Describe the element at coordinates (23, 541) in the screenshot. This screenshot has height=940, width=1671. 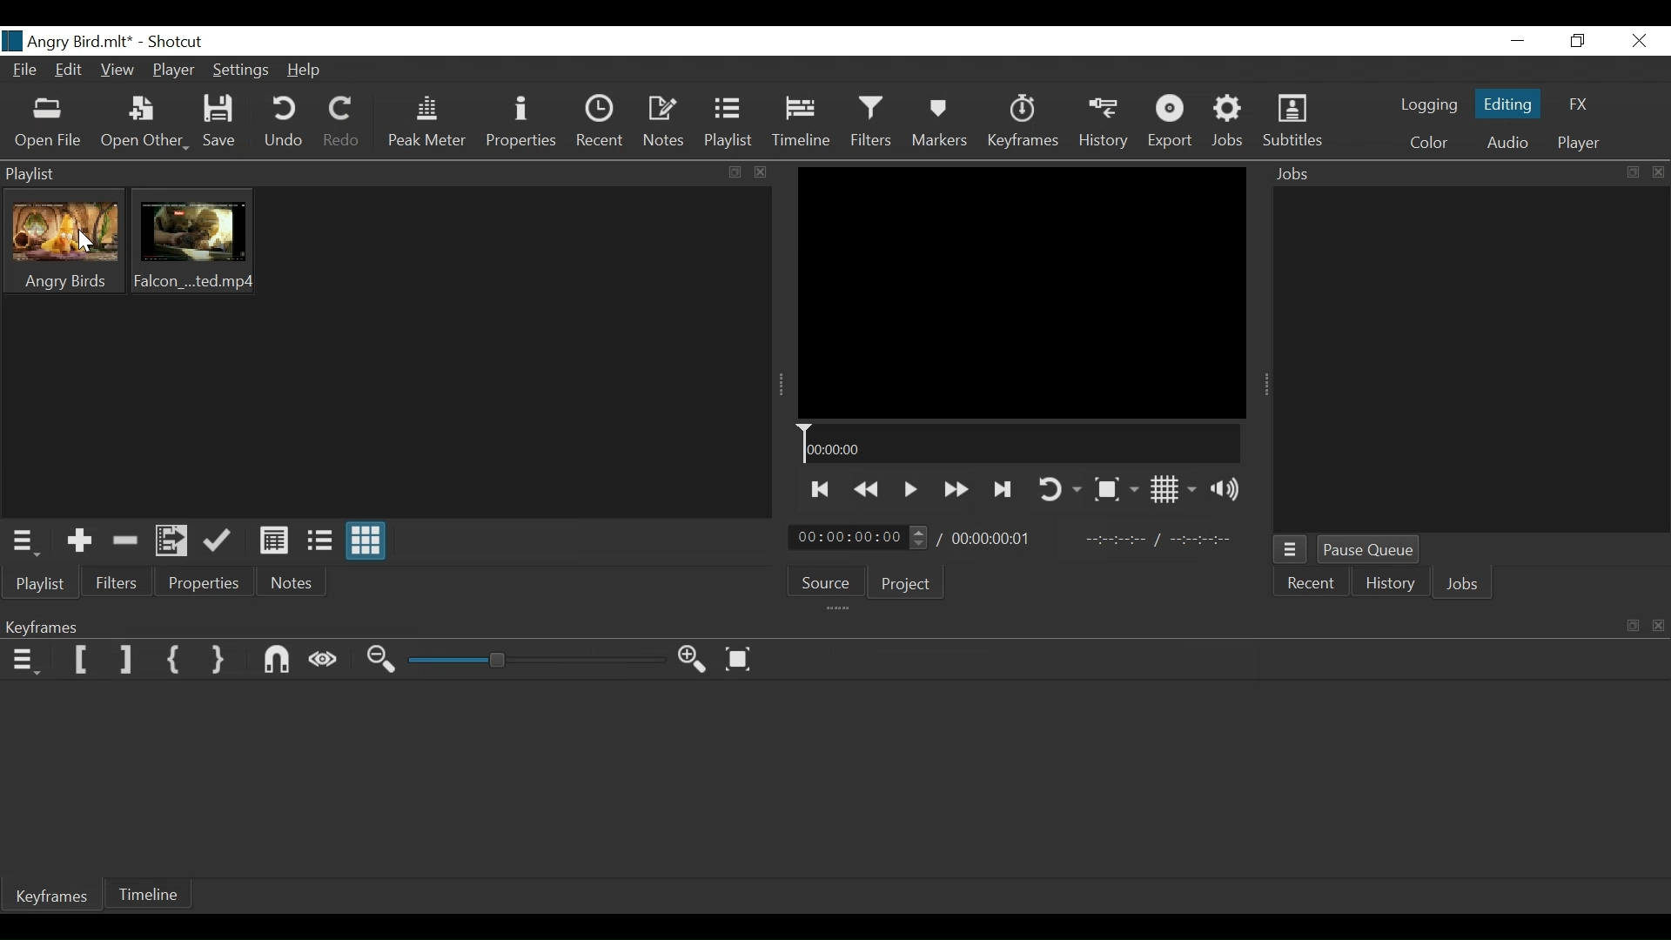
I see `Playlist menu` at that location.